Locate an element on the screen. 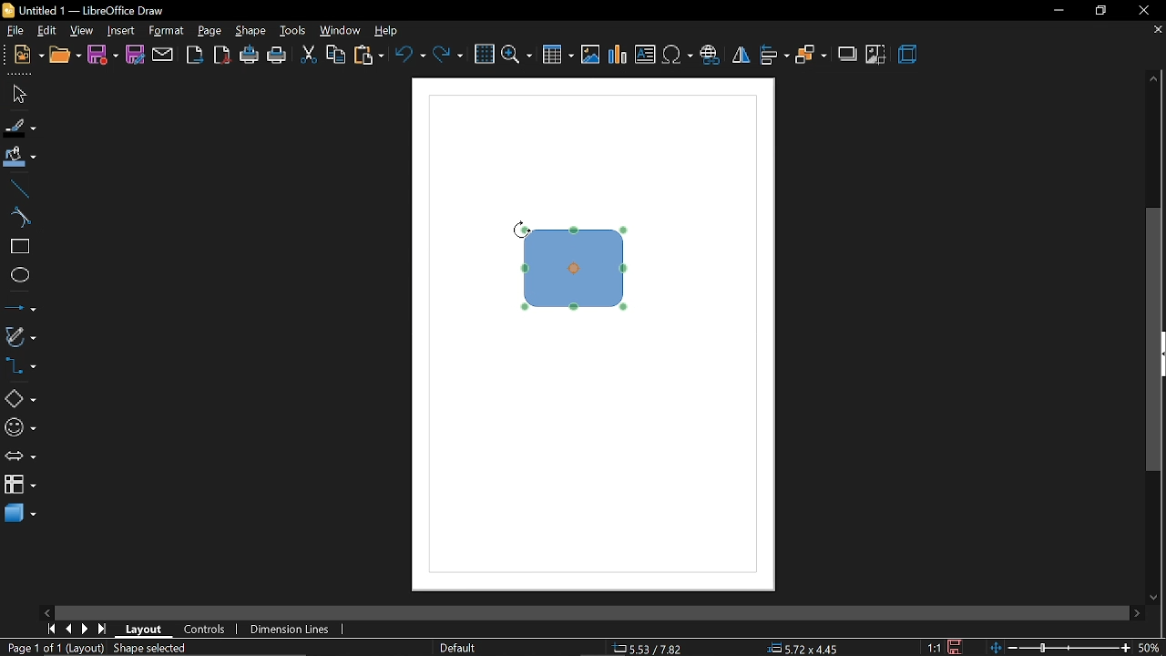  previous page is located at coordinates (66, 630).